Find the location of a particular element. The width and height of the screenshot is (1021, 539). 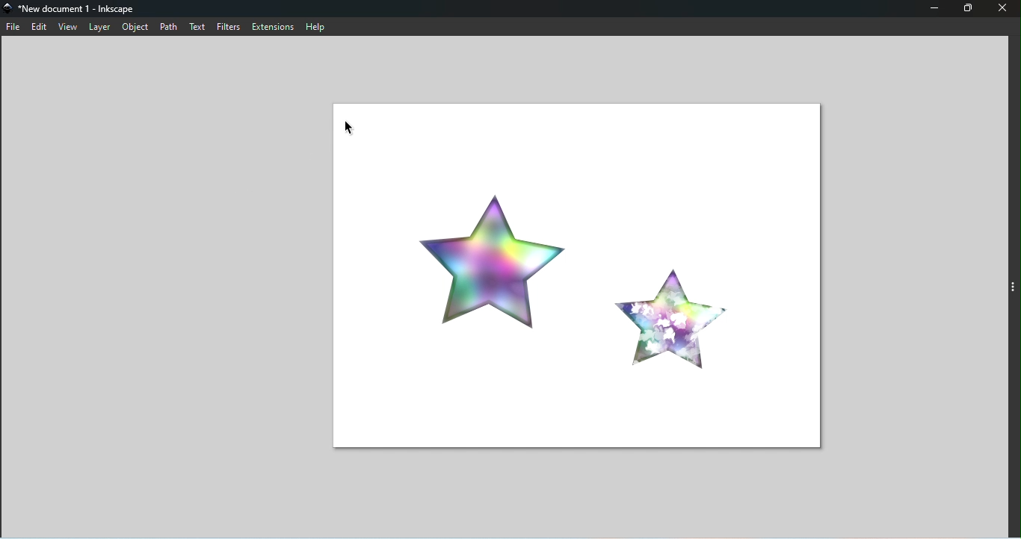

View is located at coordinates (68, 27).